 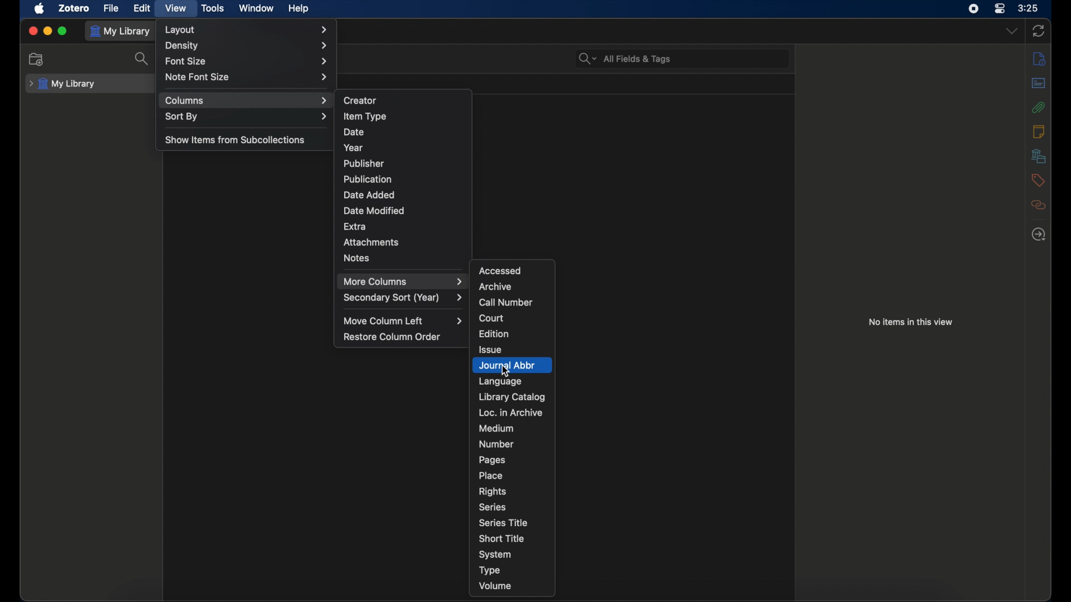 What do you see at coordinates (376, 211) in the screenshot?
I see `date modified` at bounding box center [376, 211].